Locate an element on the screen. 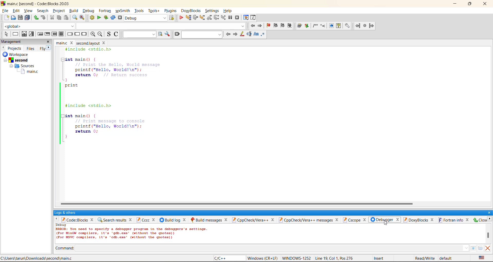 This screenshot has width=493, height=262. command is located at coordinates (66, 247).